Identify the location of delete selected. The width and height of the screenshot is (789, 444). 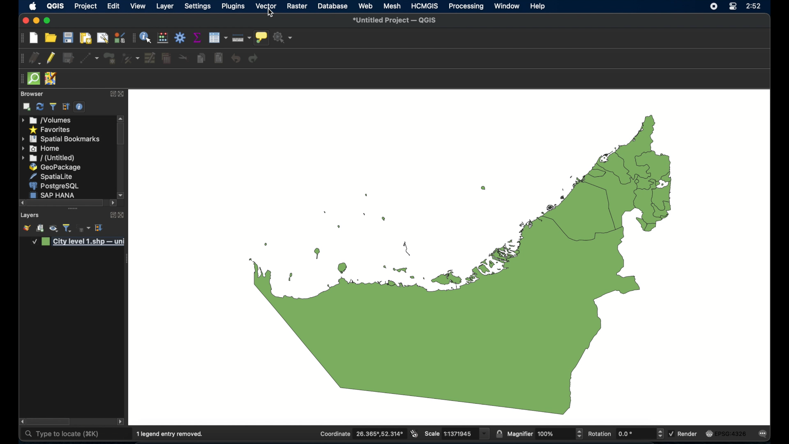
(166, 58).